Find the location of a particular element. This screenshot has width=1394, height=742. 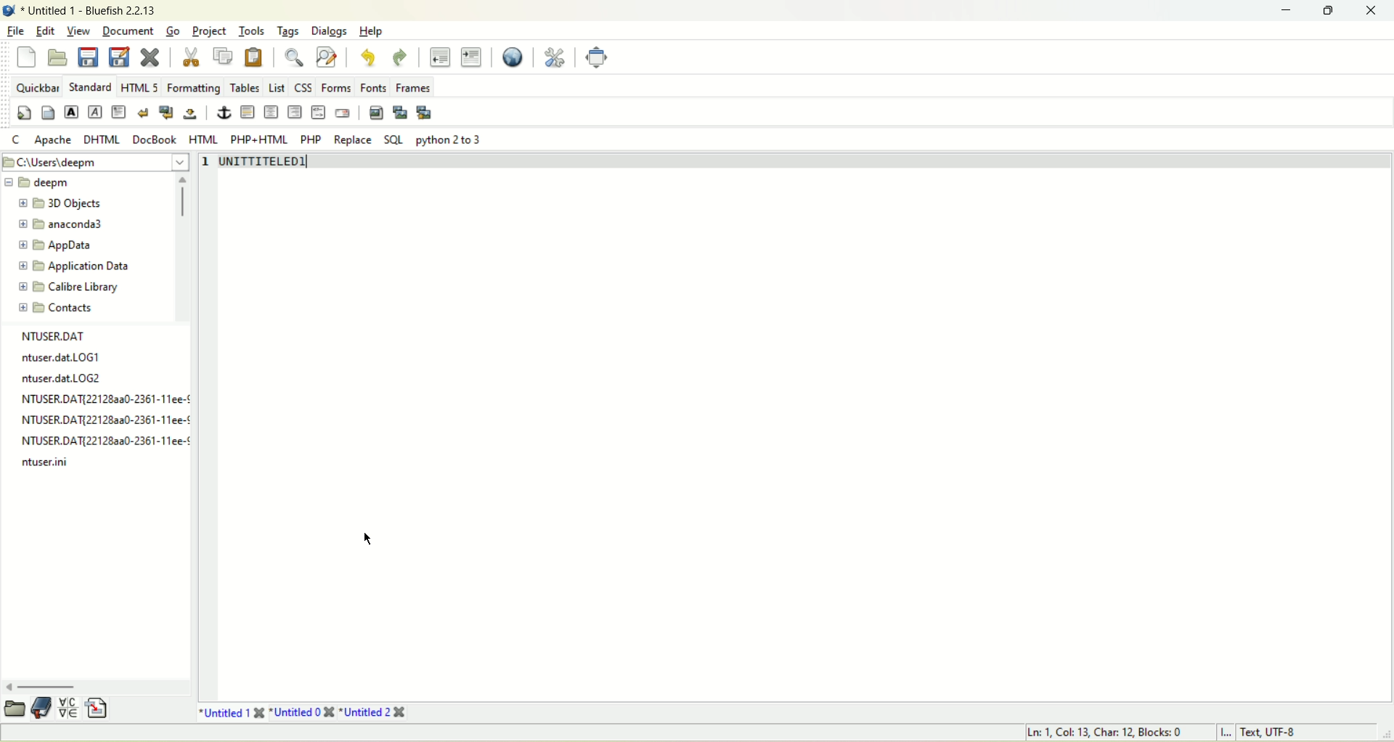

file  is located at coordinates (12, 30).